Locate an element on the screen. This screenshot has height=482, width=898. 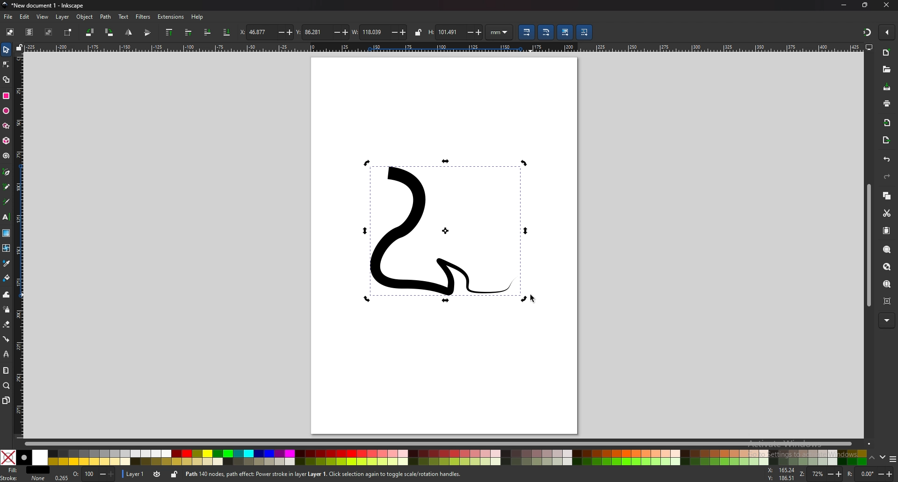
cut is located at coordinates (887, 214).